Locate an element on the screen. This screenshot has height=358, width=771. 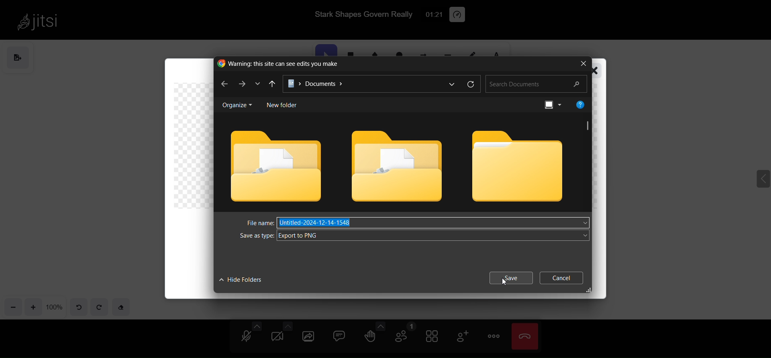
save is located at coordinates (509, 278).